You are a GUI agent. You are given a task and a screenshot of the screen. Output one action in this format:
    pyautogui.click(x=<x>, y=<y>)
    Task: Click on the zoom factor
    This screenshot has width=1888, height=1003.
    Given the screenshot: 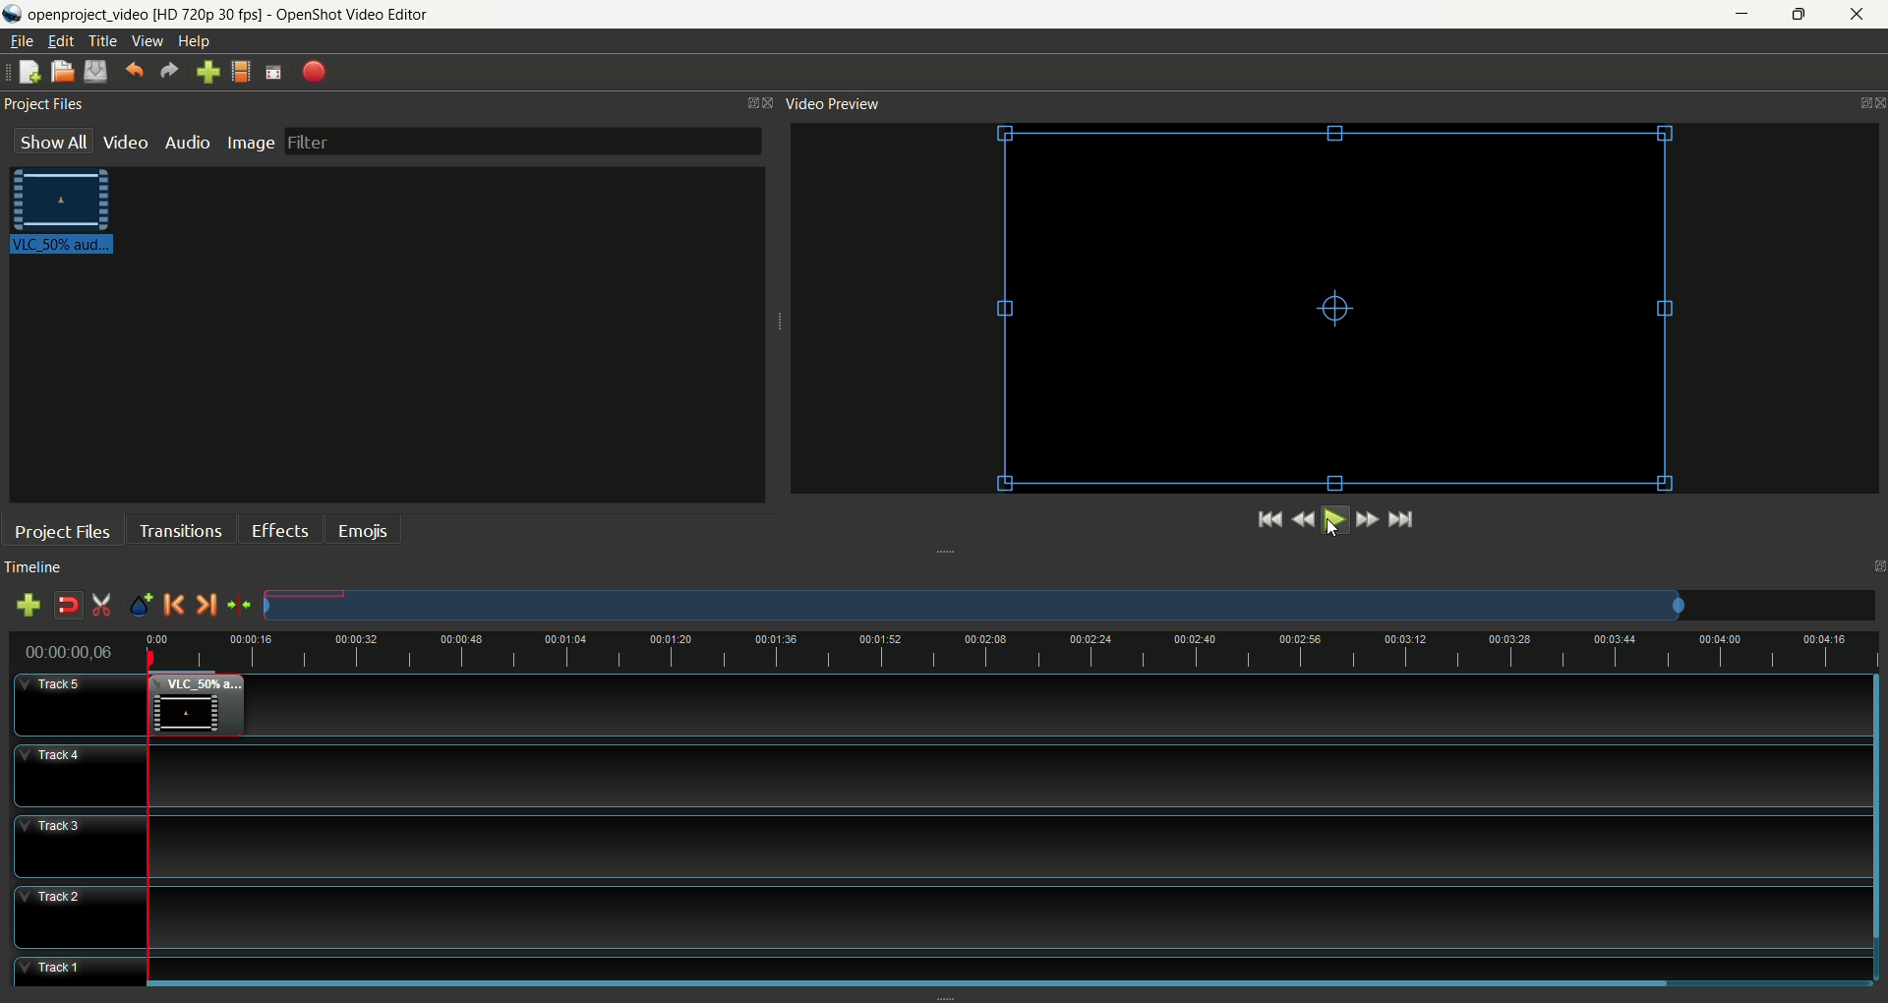 What is the action you would take?
    pyautogui.click(x=1024, y=656)
    